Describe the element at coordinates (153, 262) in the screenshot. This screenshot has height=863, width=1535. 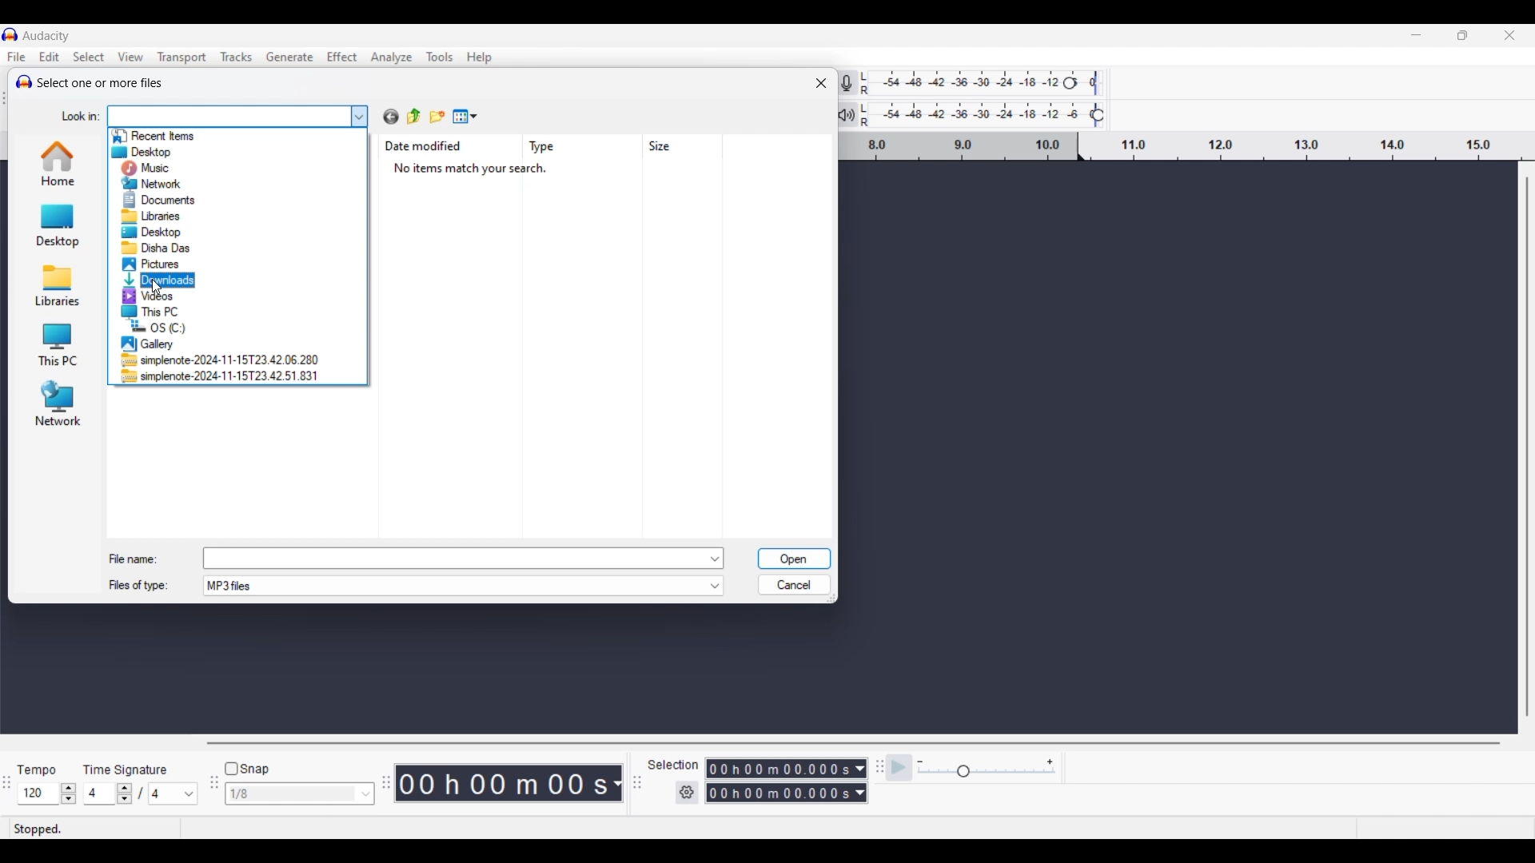
I see `Pictures` at that location.